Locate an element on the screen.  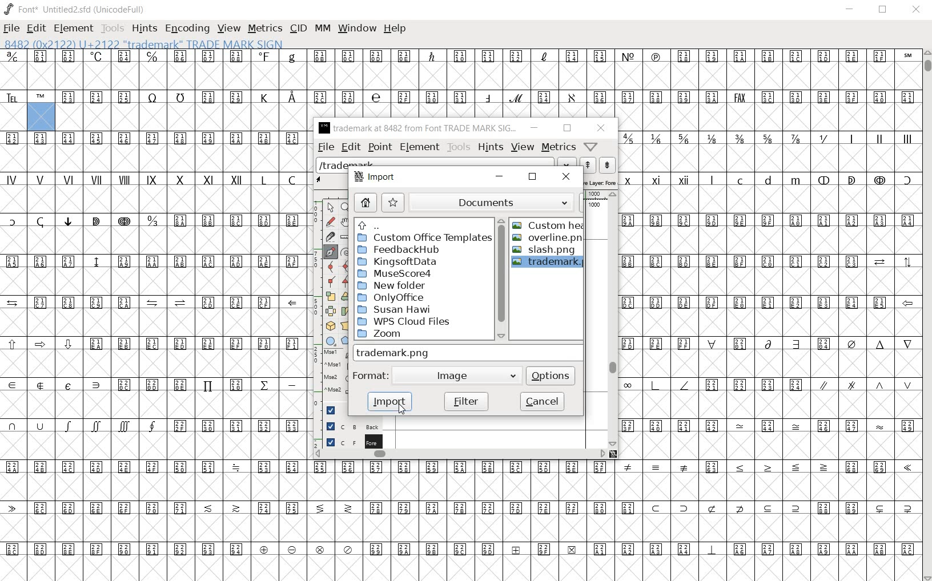
special characters is located at coordinates (82, 233).